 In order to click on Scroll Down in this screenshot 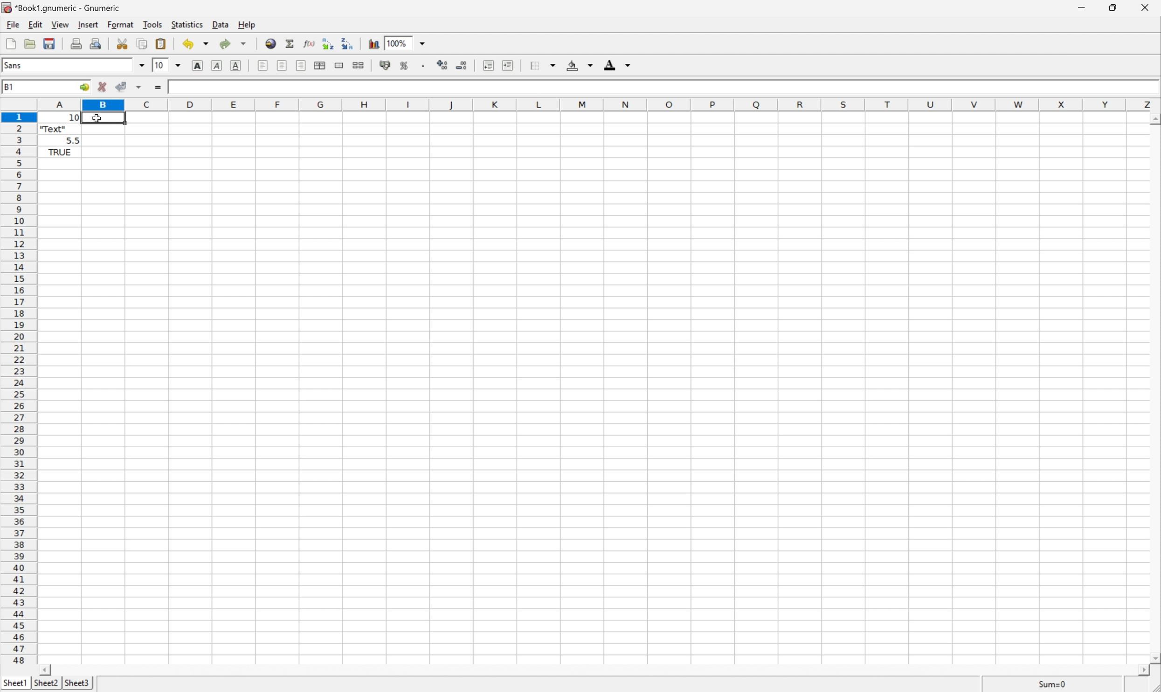, I will do `click(1154, 118)`.